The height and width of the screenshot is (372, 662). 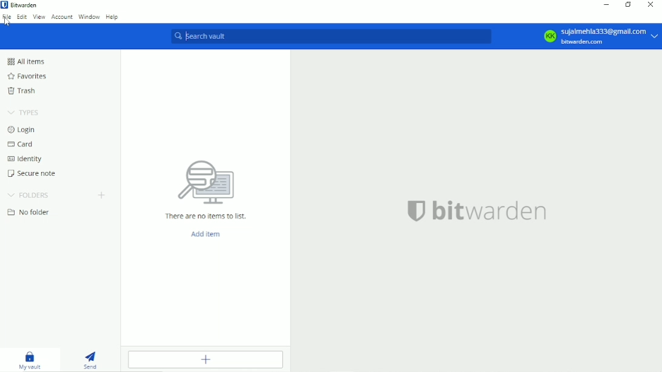 What do you see at coordinates (330, 36) in the screenshot?
I see `Search vault` at bounding box center [330, 36].